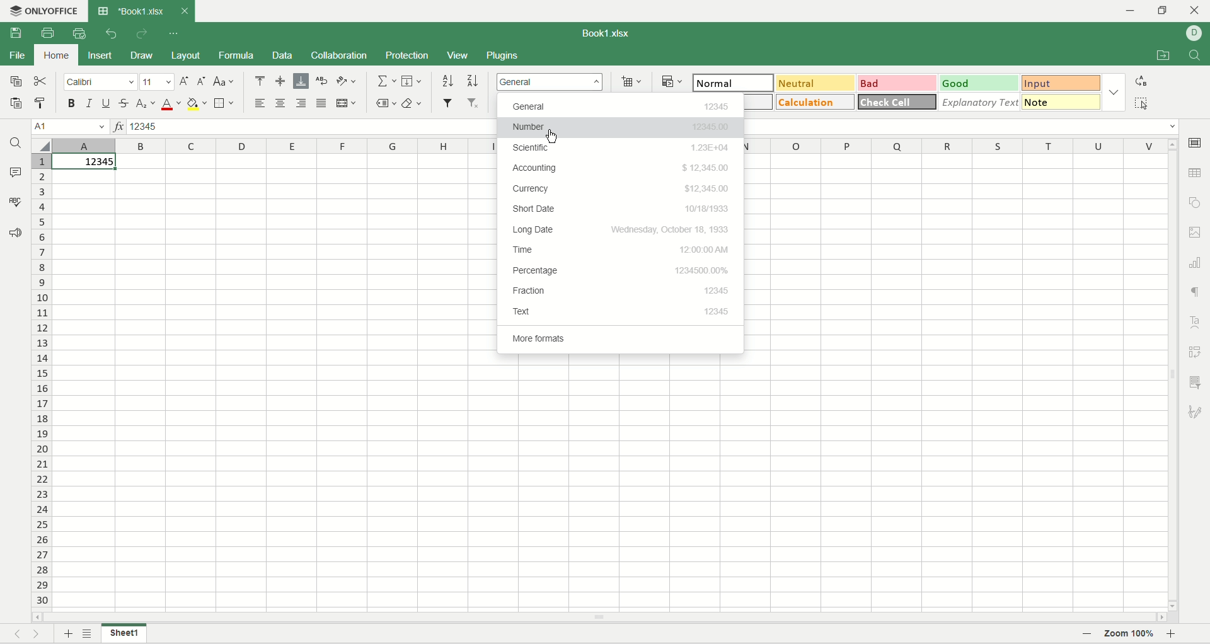 This screenshot has height=644, width=1210. I want to click on redo, so click(145, 35).